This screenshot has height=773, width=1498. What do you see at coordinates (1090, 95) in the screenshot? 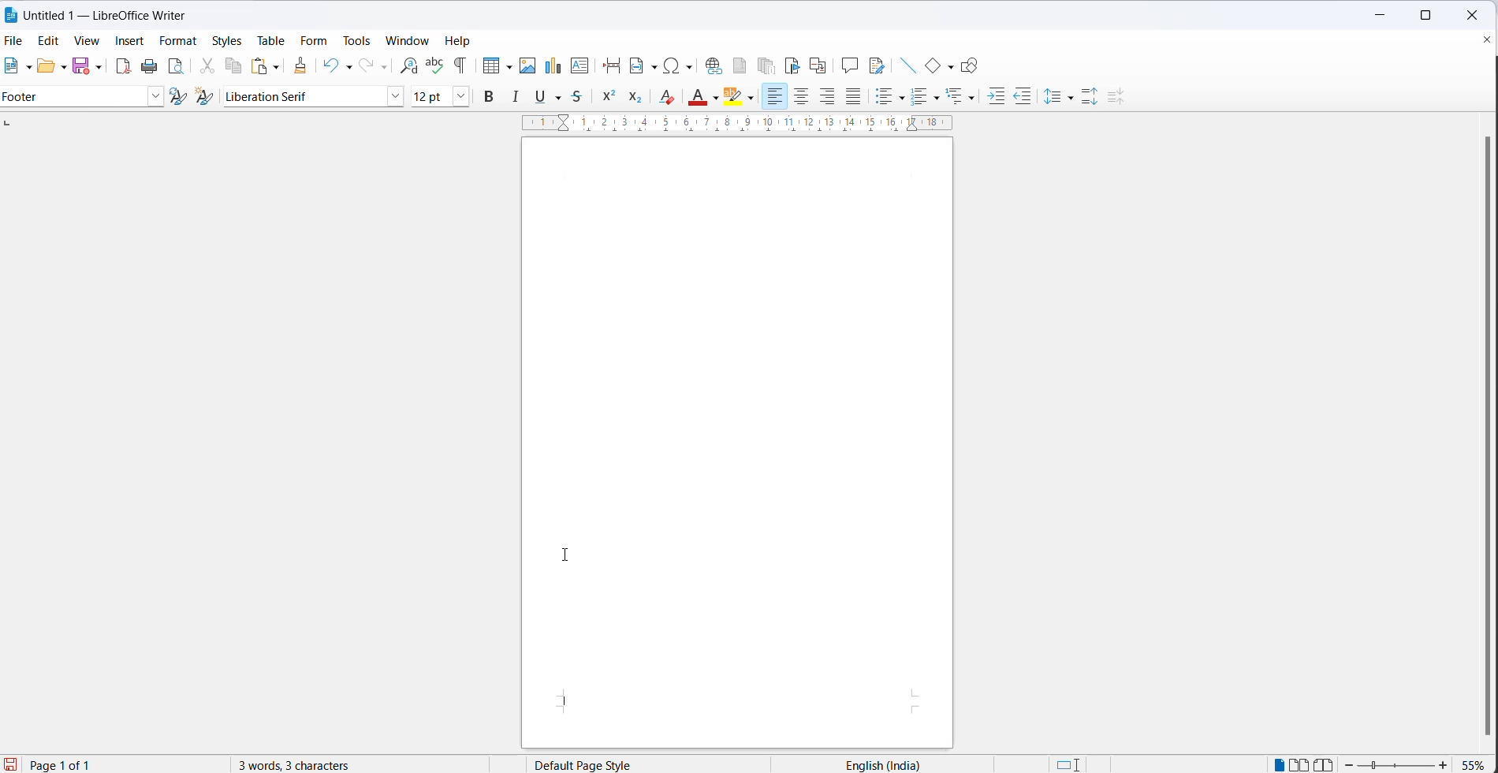
I see `increase paragraph space` at bounding box center [1090, 95].